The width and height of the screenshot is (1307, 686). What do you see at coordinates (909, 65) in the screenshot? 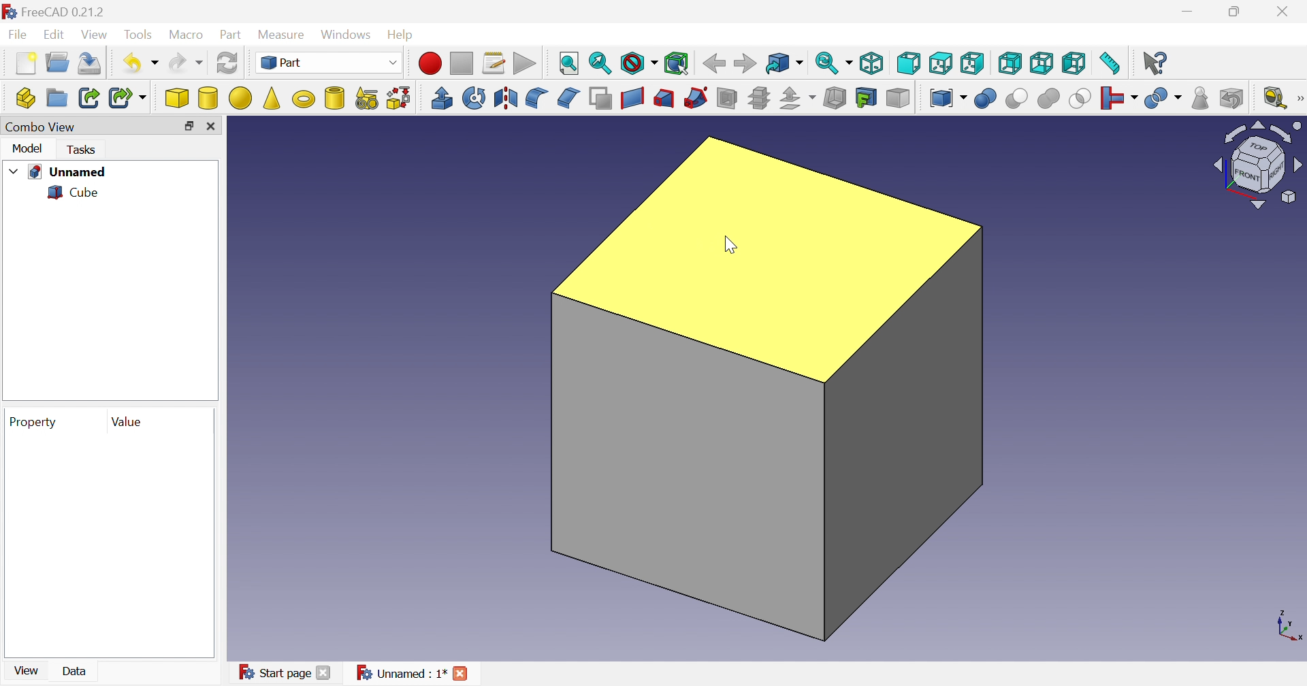
I see `Front` at bounding box center [909, 65].